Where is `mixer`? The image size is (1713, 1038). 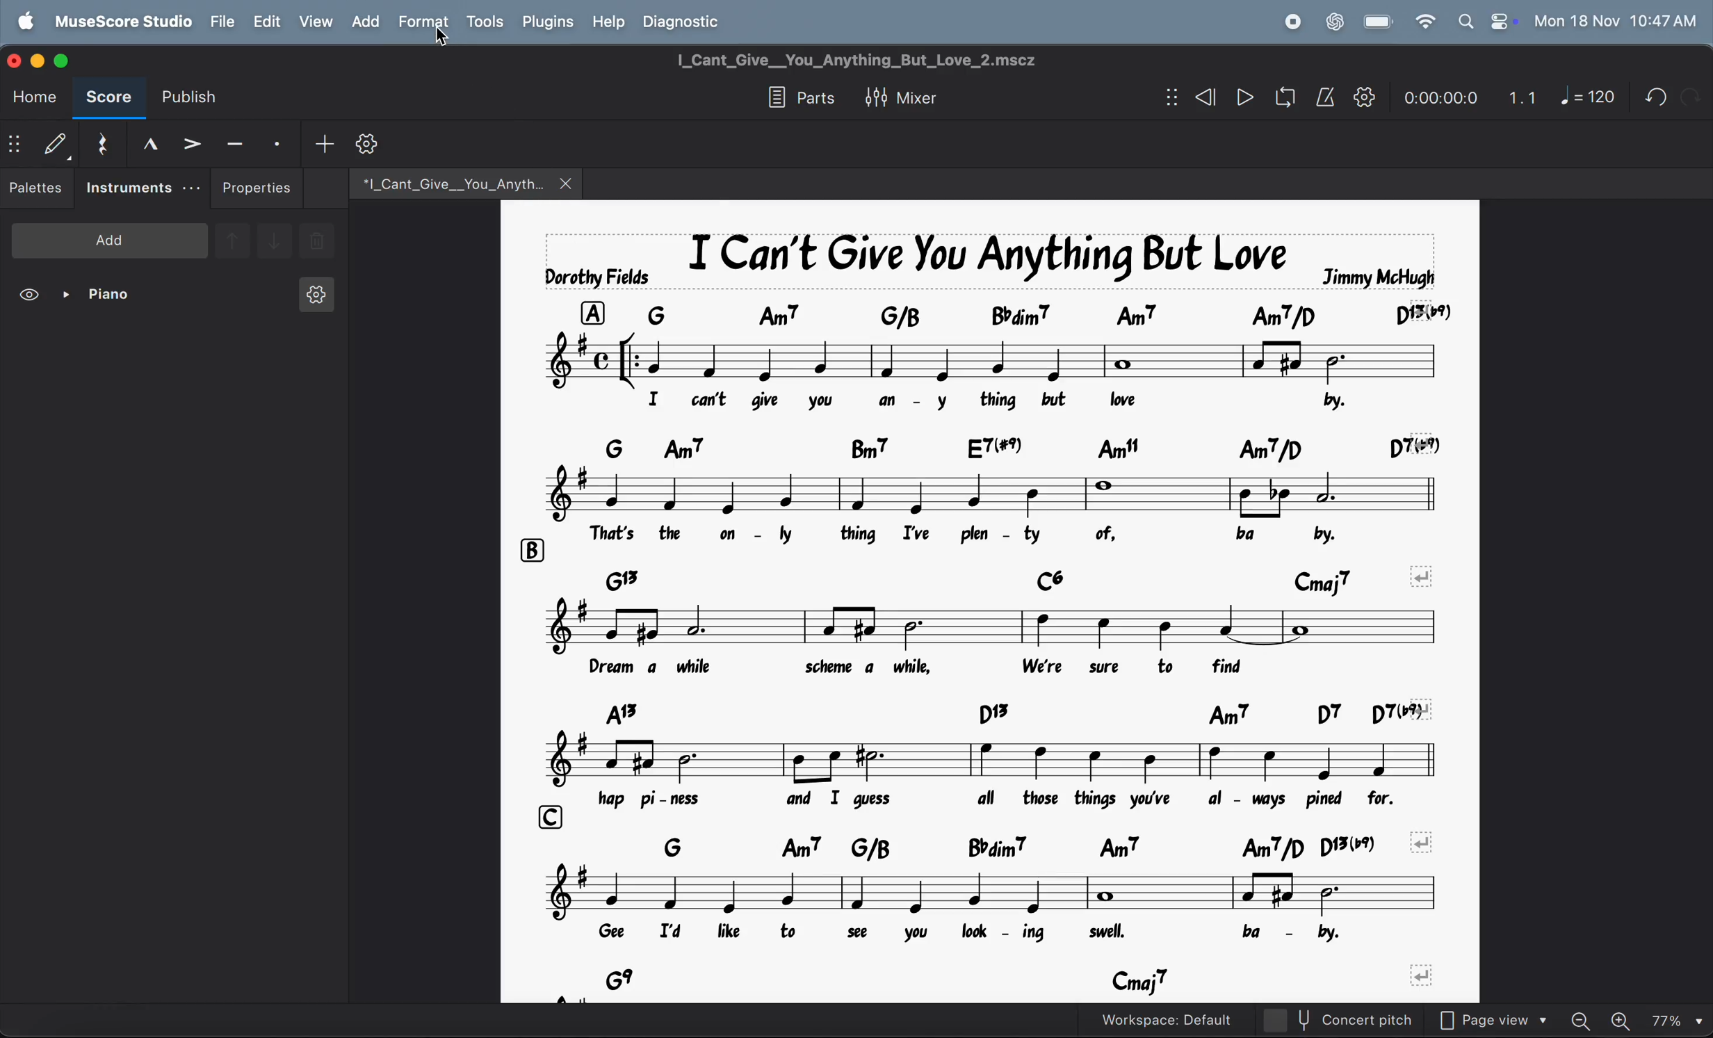
mixer is located at coordinates (911, 95).